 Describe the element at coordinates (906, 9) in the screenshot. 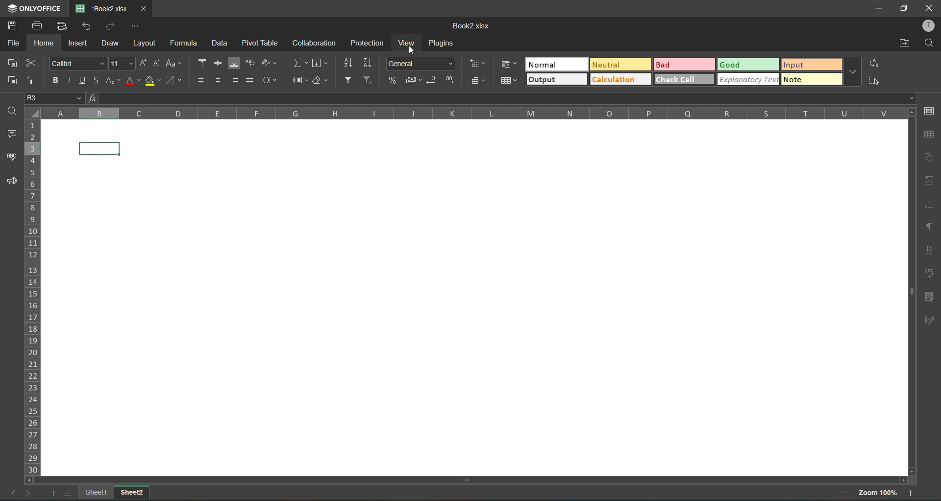

I see `maximize` at that location.